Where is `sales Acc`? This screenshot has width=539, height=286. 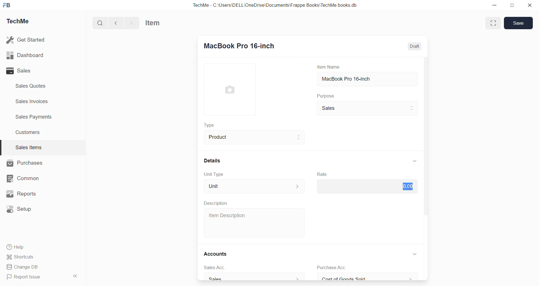
sales Acc is located at coordinates (214, 268).